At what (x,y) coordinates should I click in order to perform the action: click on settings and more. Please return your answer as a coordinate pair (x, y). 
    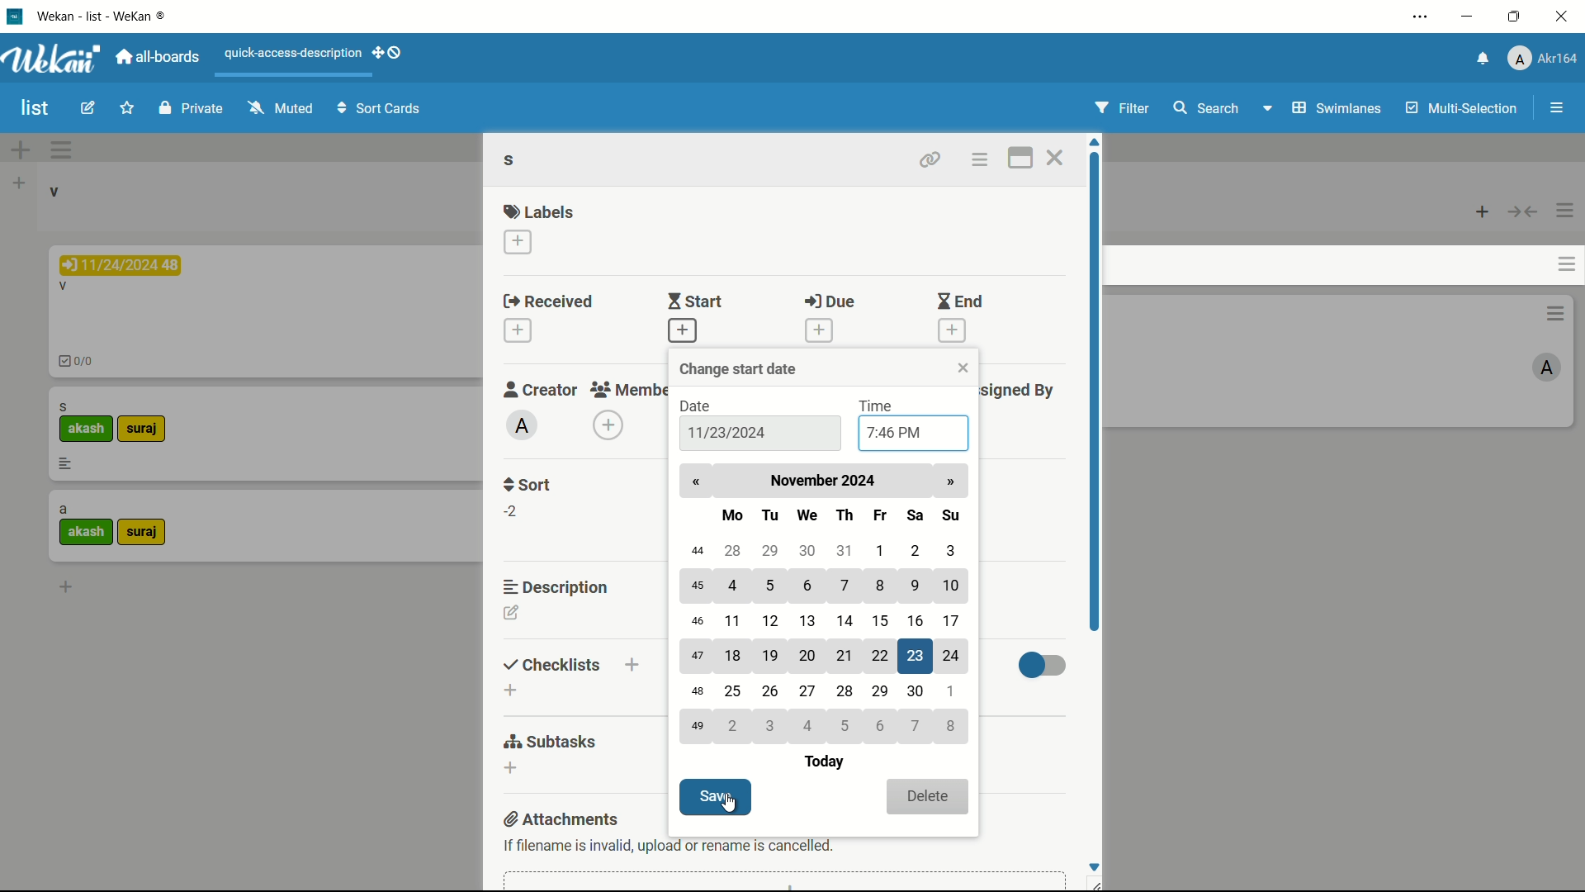
    Looking at the image, I should click on (1423, 17).